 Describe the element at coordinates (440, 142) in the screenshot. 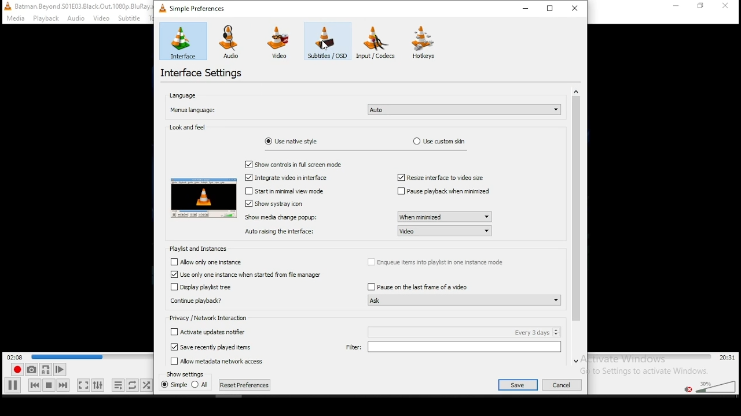

I see `use custom style` at that location.